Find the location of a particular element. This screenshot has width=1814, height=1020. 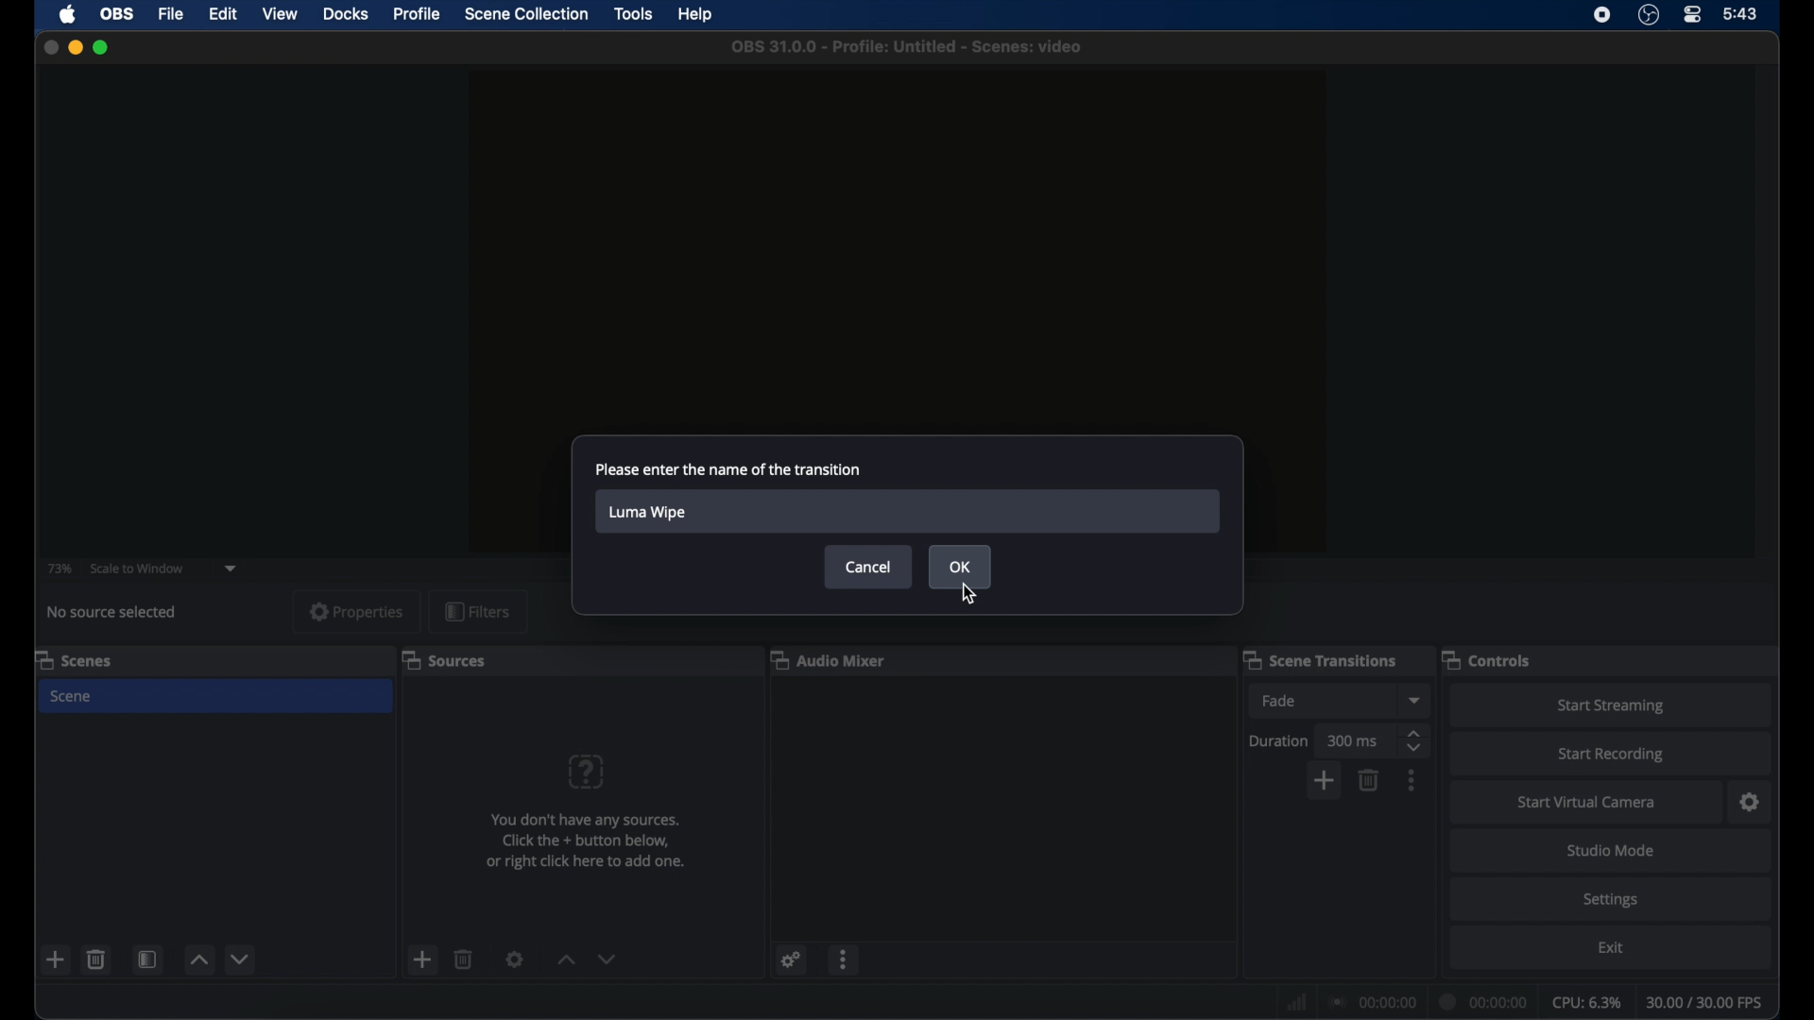

minimize is located at coordinates (76, 47).